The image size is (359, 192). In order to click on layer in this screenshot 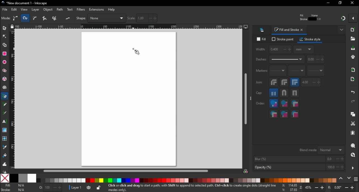, I will do `click(36, 10)`.